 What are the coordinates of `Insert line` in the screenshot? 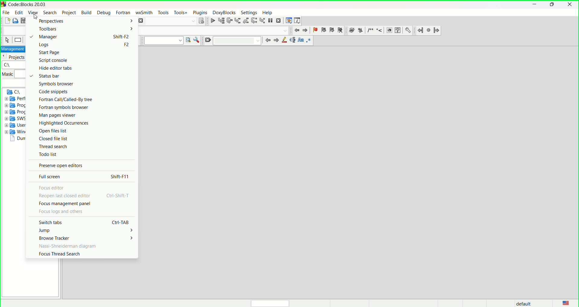 It's located at (379, 30).